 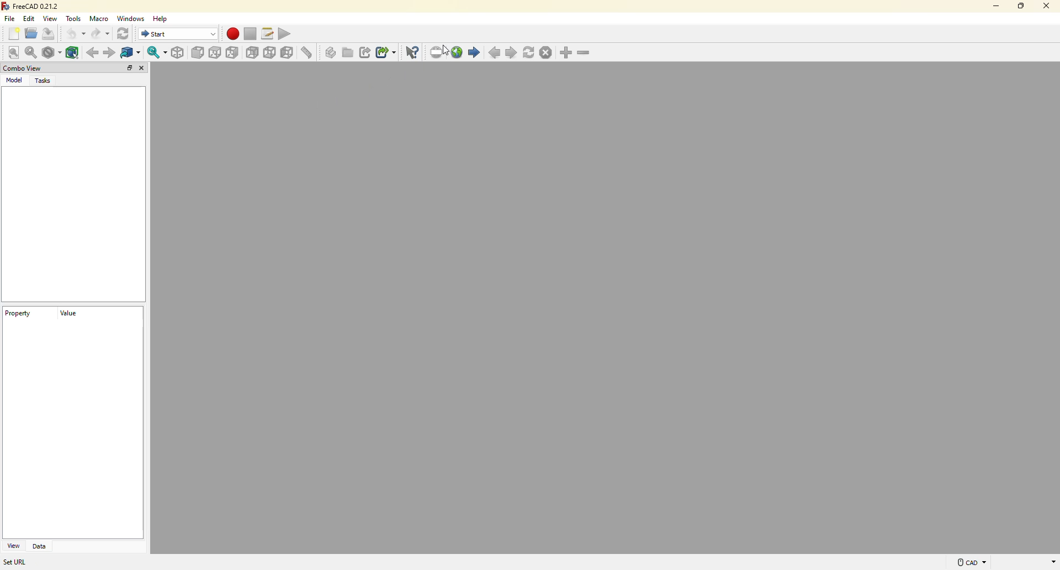 What do you see at coordinates (449, 52) in the screenshot?
I see `cursor` at bounding box center [449, 52].